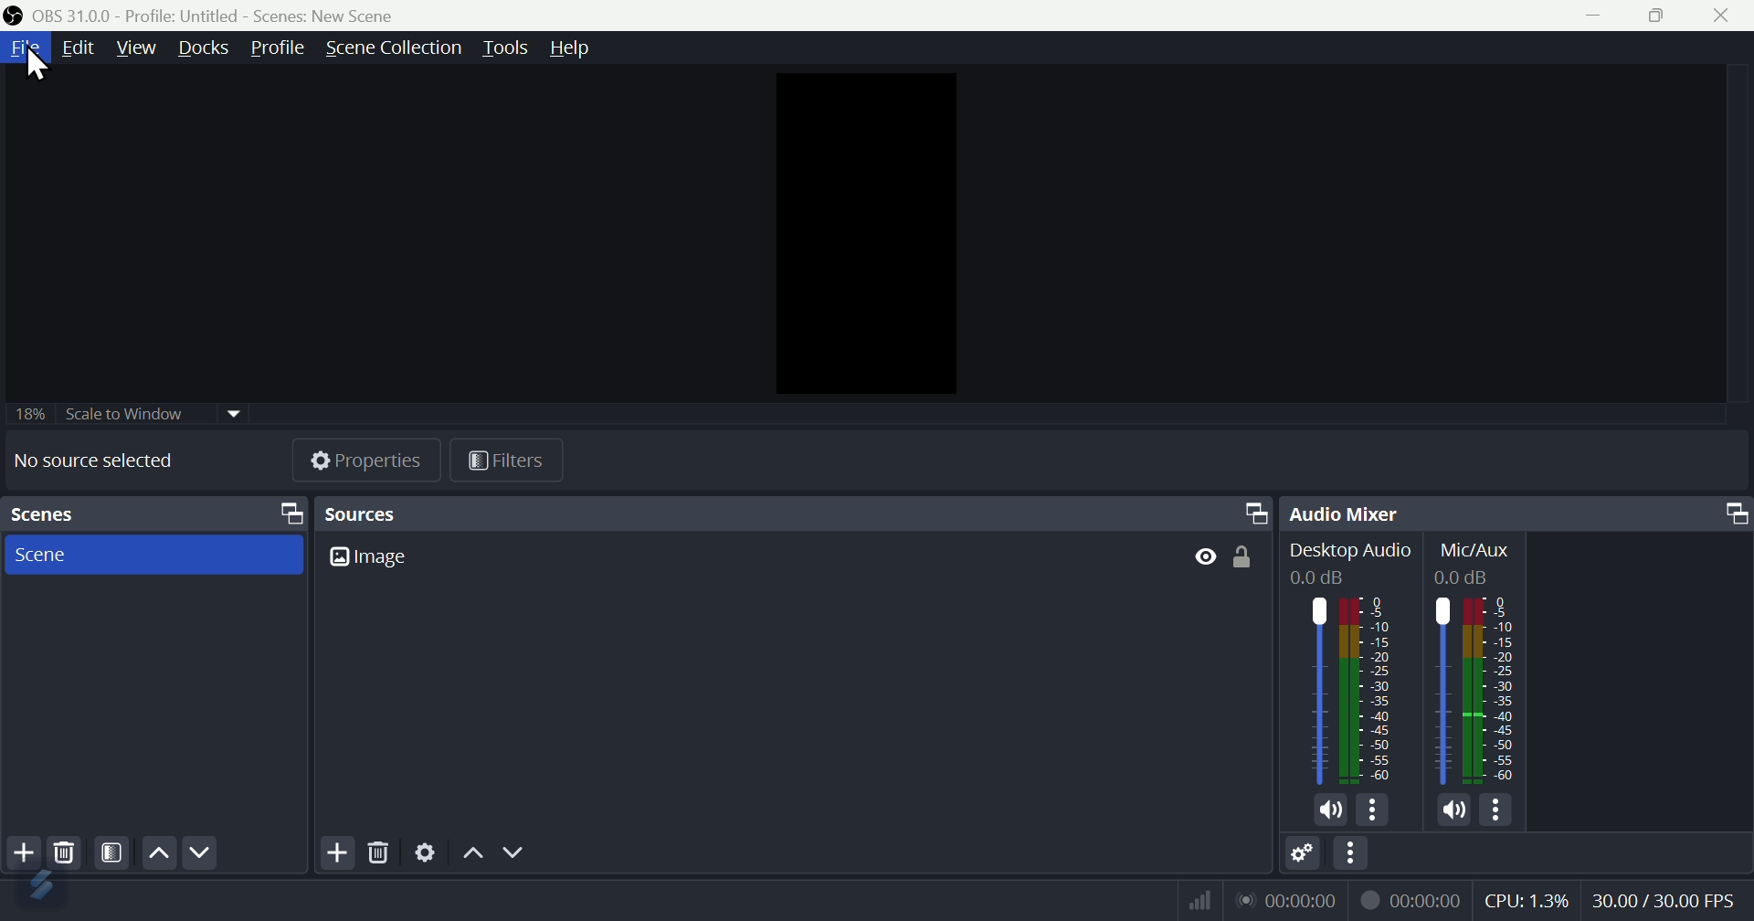  Describe the element at coordinates (509, 47) in the screenshot. I see `Tools` at that location.